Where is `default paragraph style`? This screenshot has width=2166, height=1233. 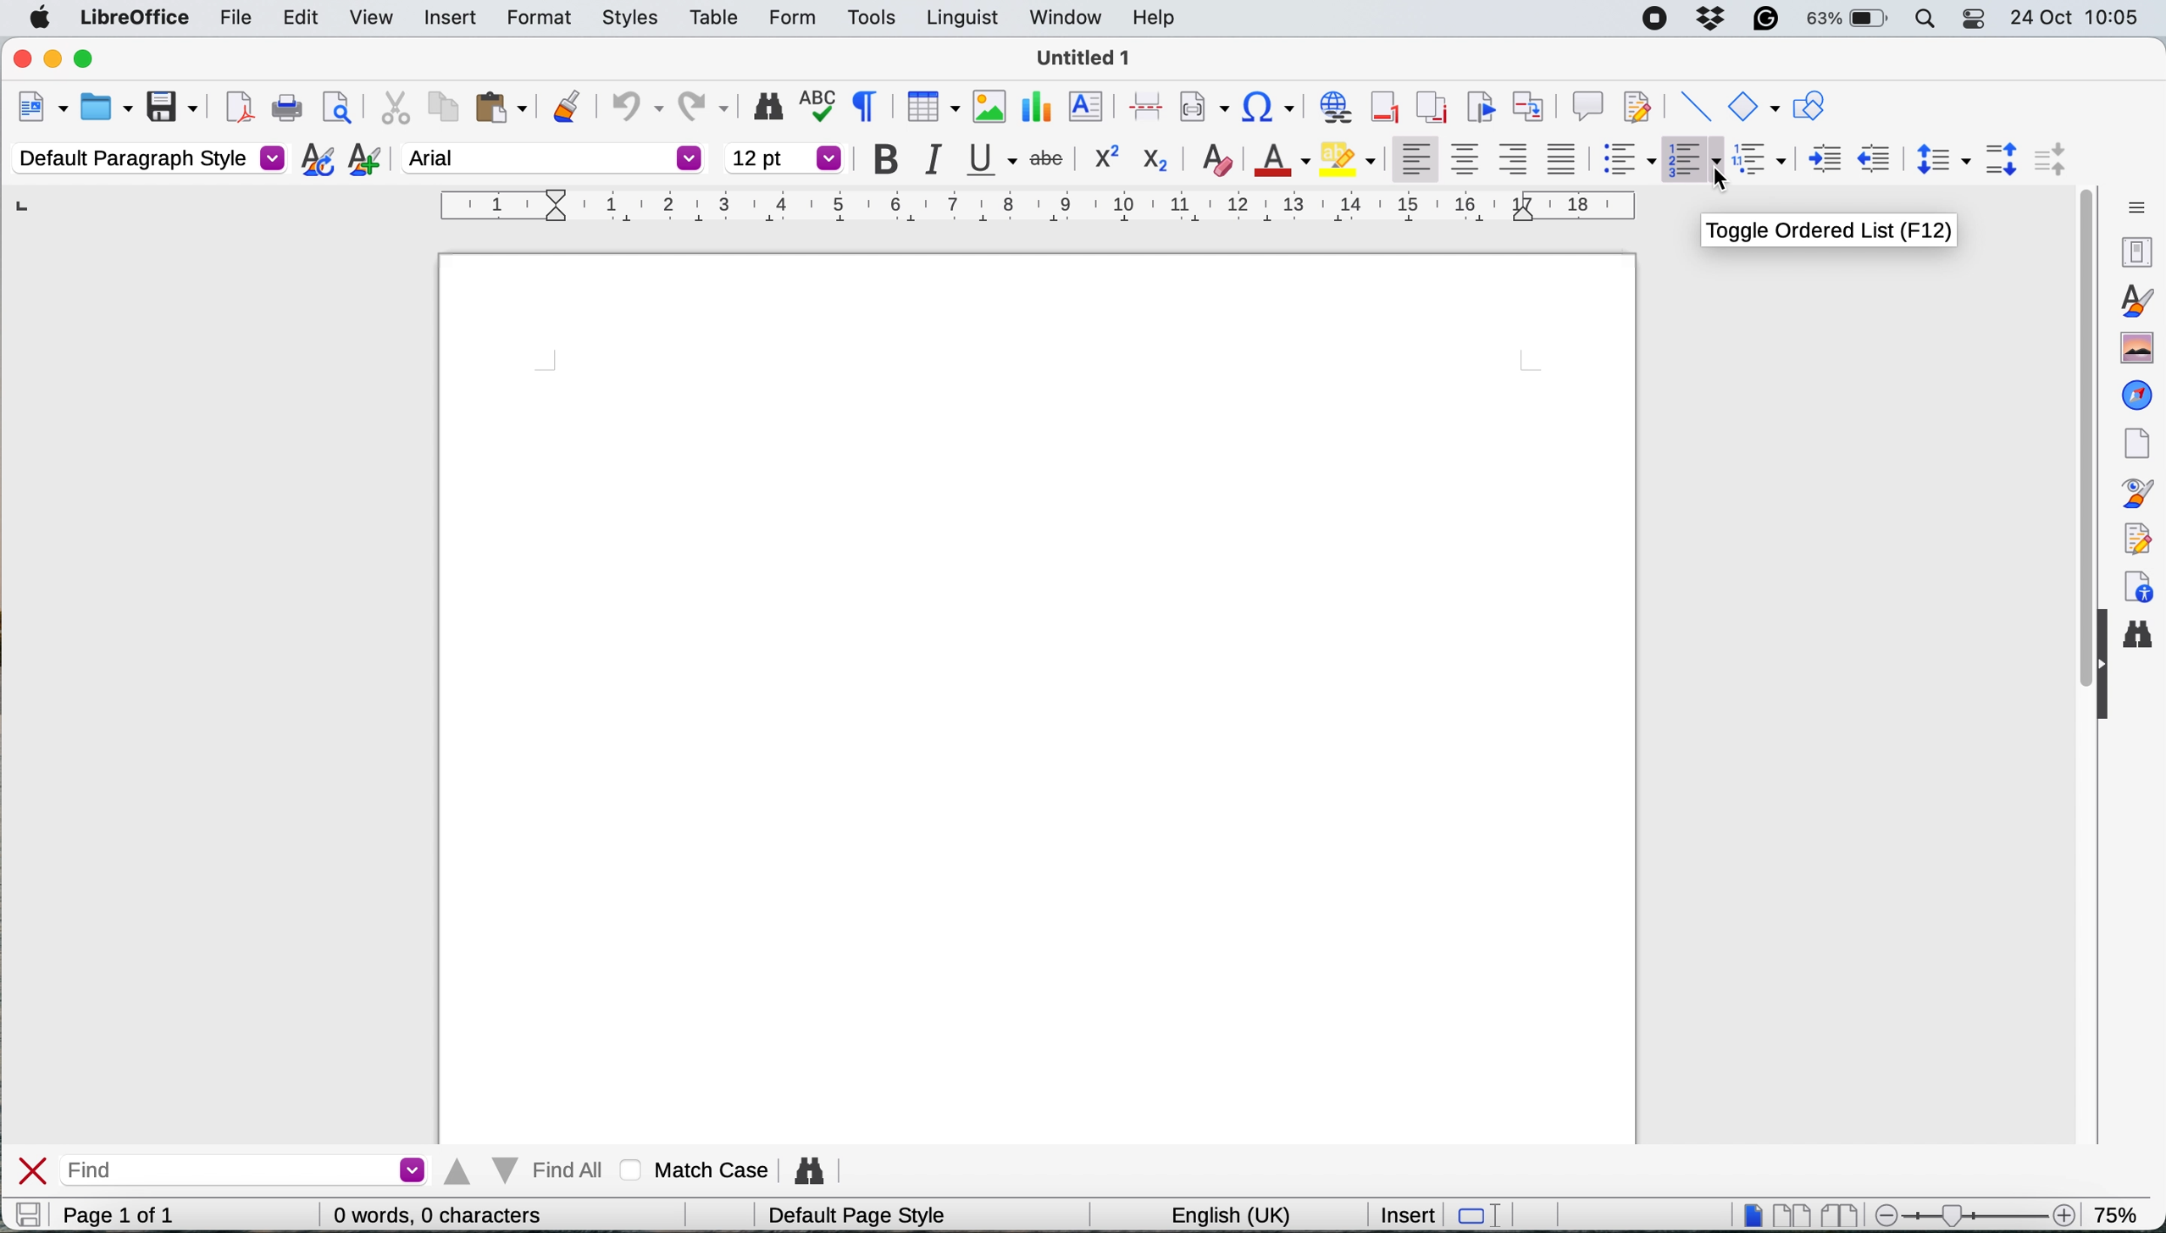
default paragraph style is located at coordinates (148, 158).